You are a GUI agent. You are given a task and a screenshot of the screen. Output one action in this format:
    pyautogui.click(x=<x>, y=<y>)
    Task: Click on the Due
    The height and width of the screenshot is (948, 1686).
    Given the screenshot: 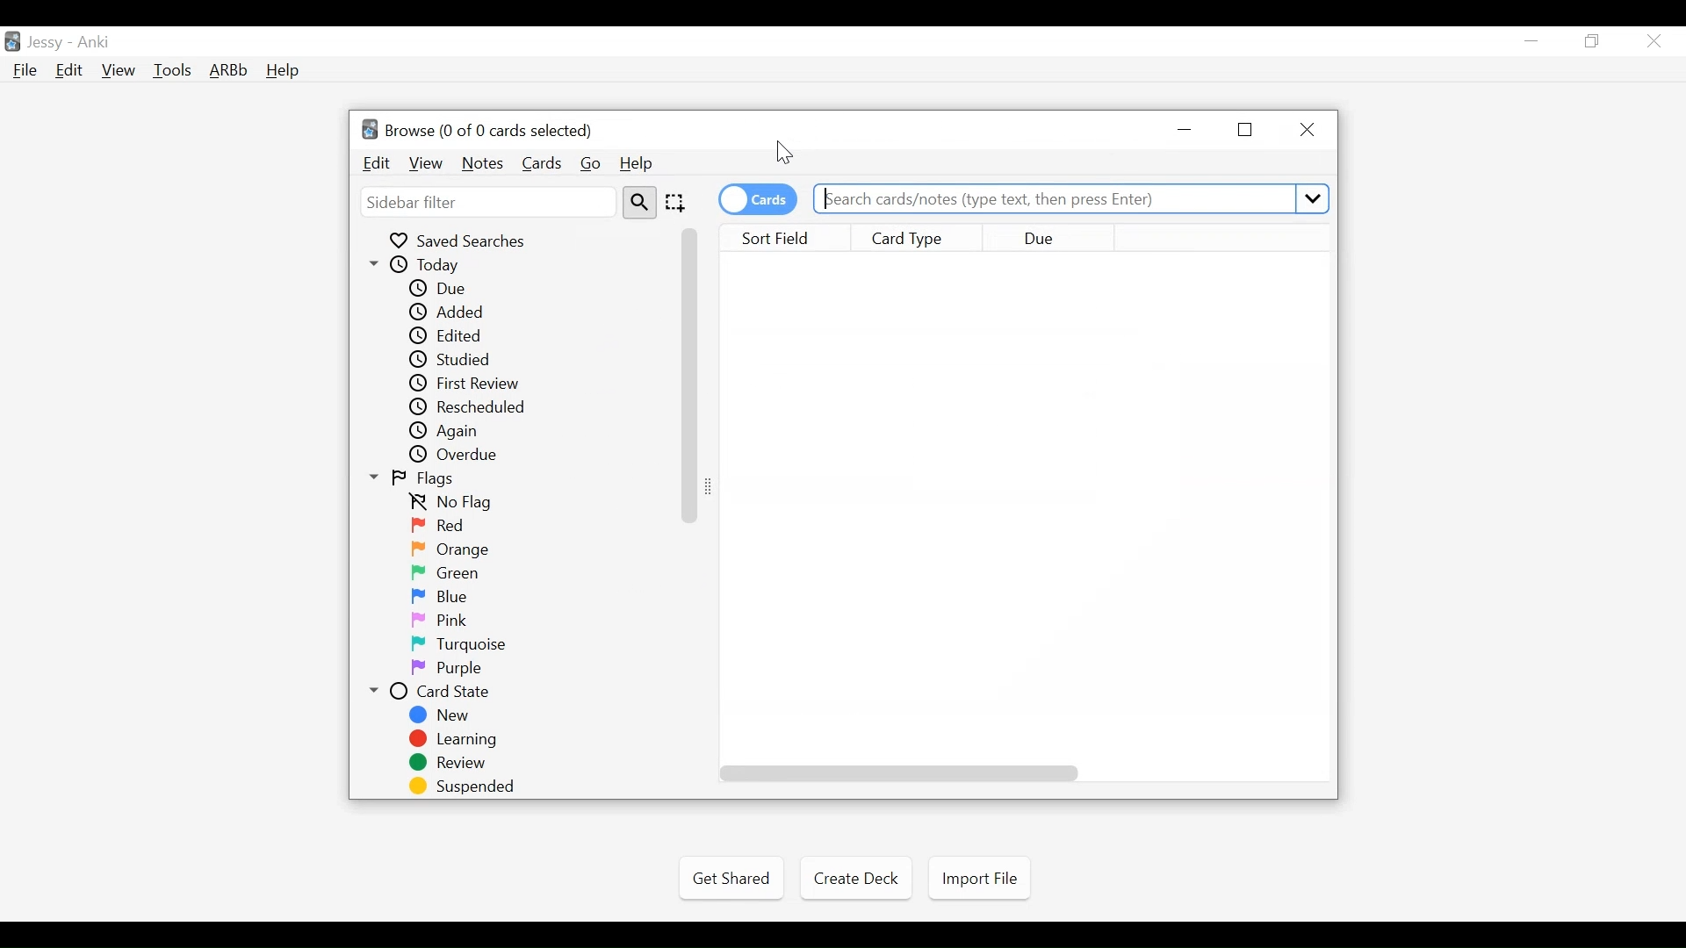 What is the action you would take?
    pyautogui.click(x=1053, y=238)
    